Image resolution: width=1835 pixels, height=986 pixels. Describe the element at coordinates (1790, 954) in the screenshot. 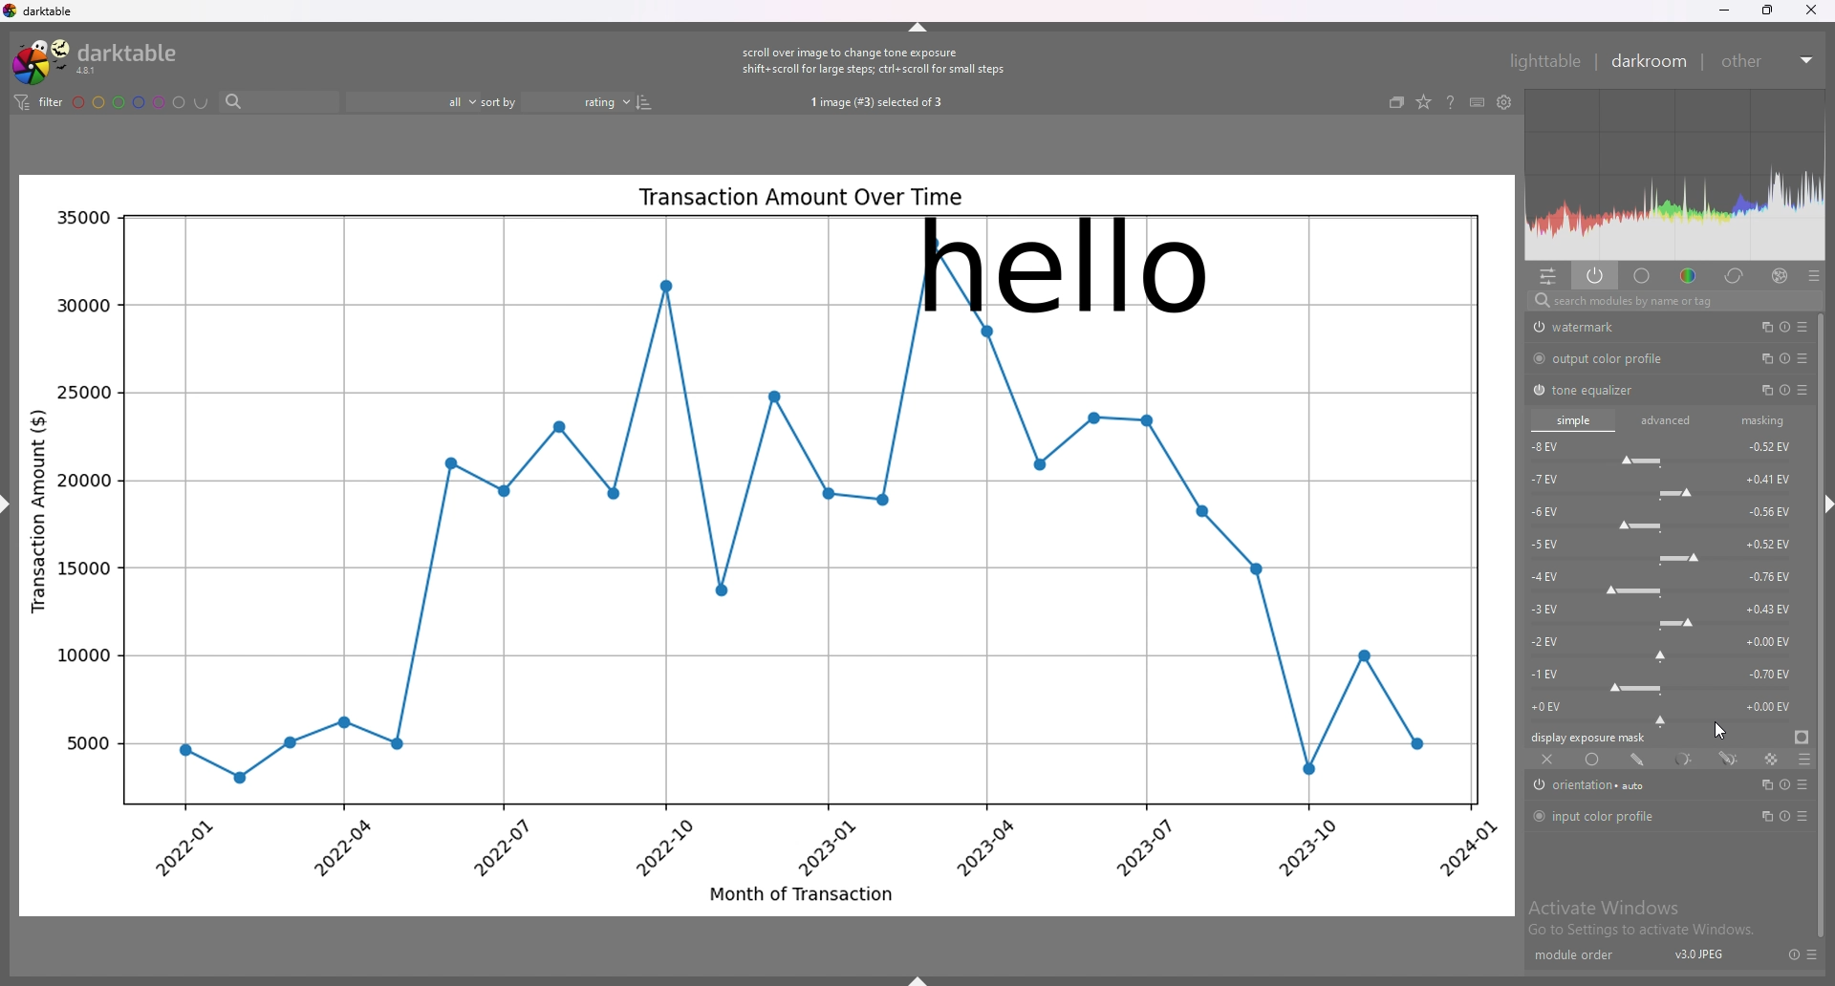

I see `reset` at that location.